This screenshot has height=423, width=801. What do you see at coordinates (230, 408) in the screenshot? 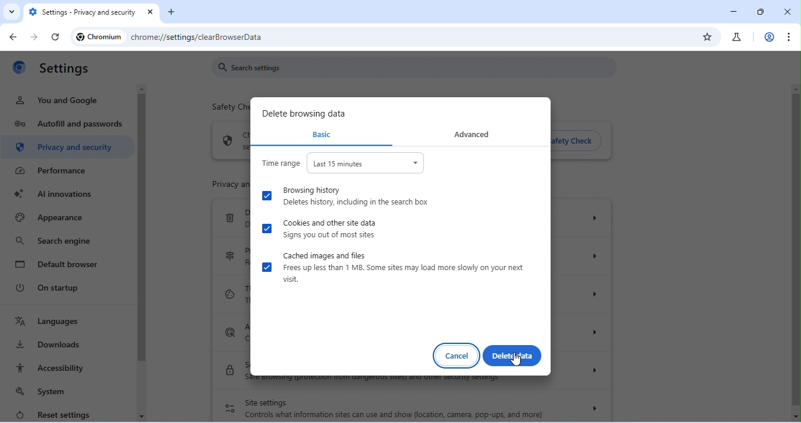
I see `site settings icon` at bounding box center [230, 408].